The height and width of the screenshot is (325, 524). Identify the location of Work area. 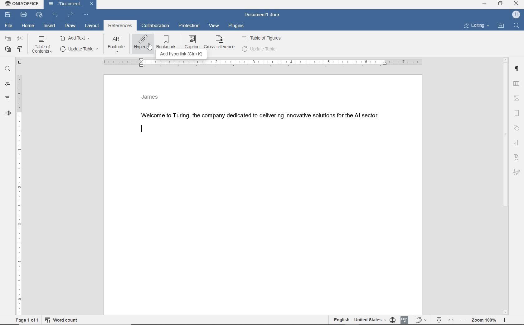
(264, 228).